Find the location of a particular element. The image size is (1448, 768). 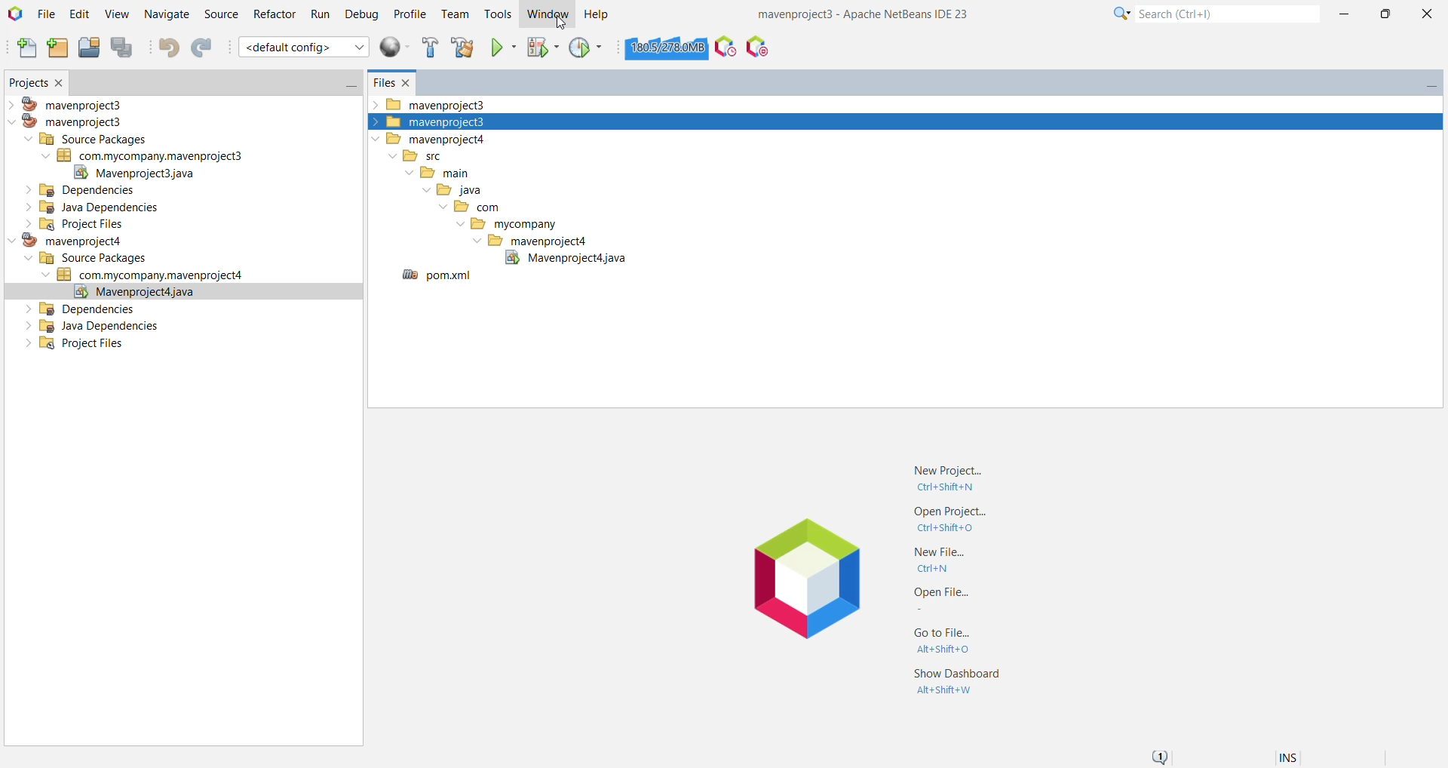

New Project is located at coordinates (54, 48).